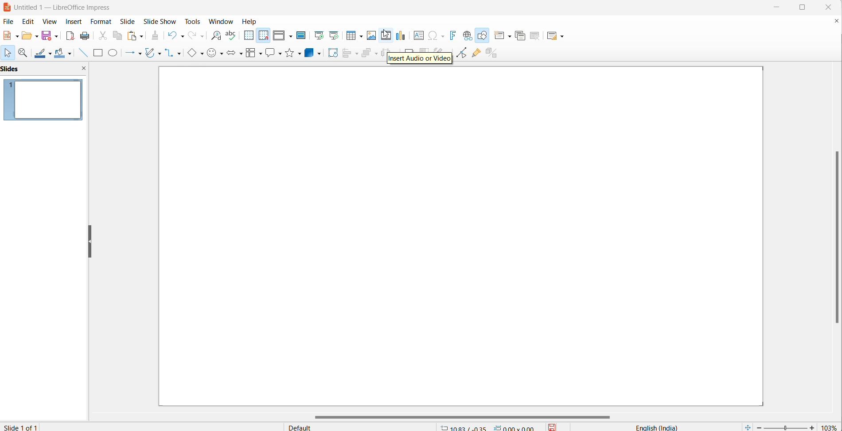  What do you see at coordinates (41, 54) in the screenshot?
I see `line color` at bounding box center [41, 54].